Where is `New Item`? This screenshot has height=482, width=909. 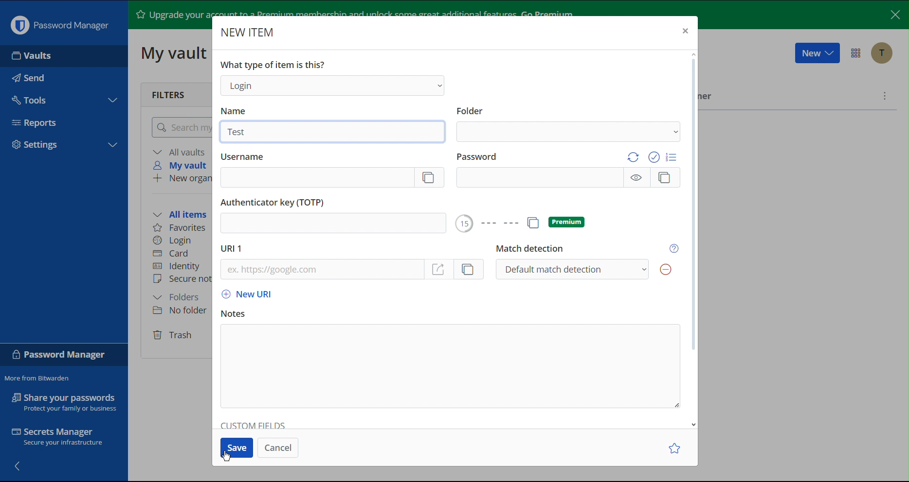
New Item is located at coordinates (251, 32).